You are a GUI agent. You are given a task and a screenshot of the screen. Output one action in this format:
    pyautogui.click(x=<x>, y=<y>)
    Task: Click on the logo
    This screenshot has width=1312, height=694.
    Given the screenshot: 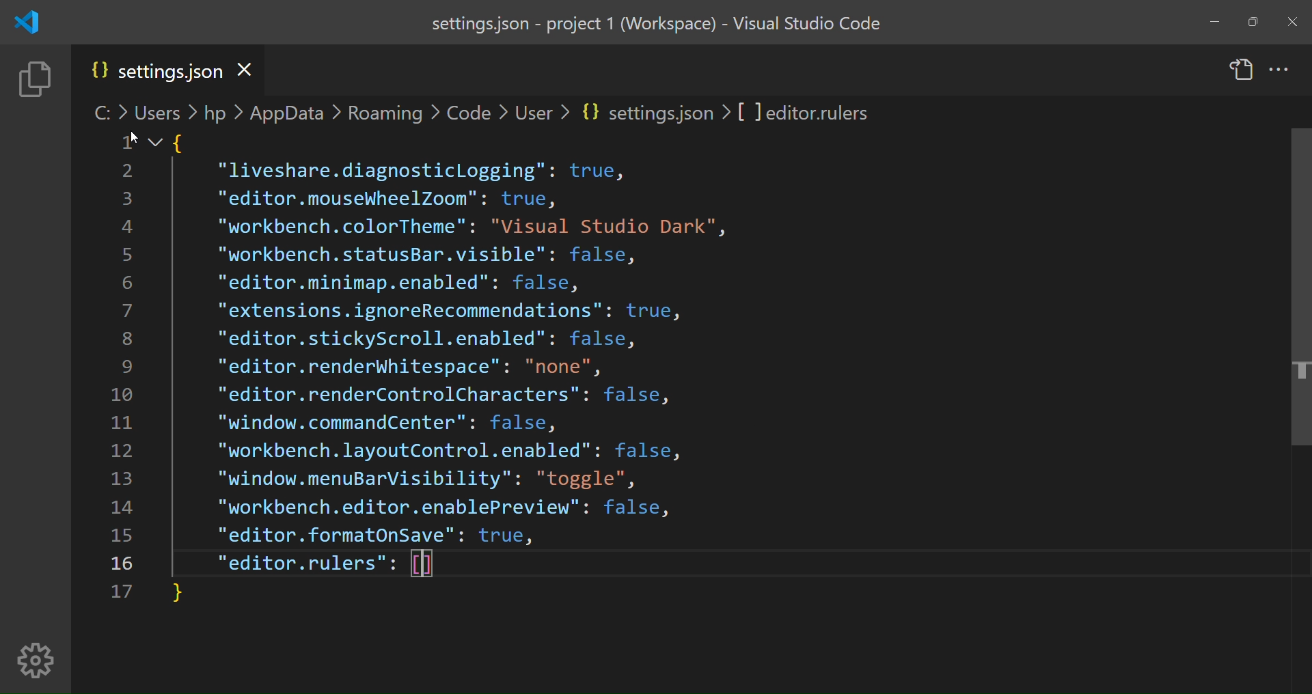 What is the action you would take?
    pyautogui.click(x=25, y=23)
    